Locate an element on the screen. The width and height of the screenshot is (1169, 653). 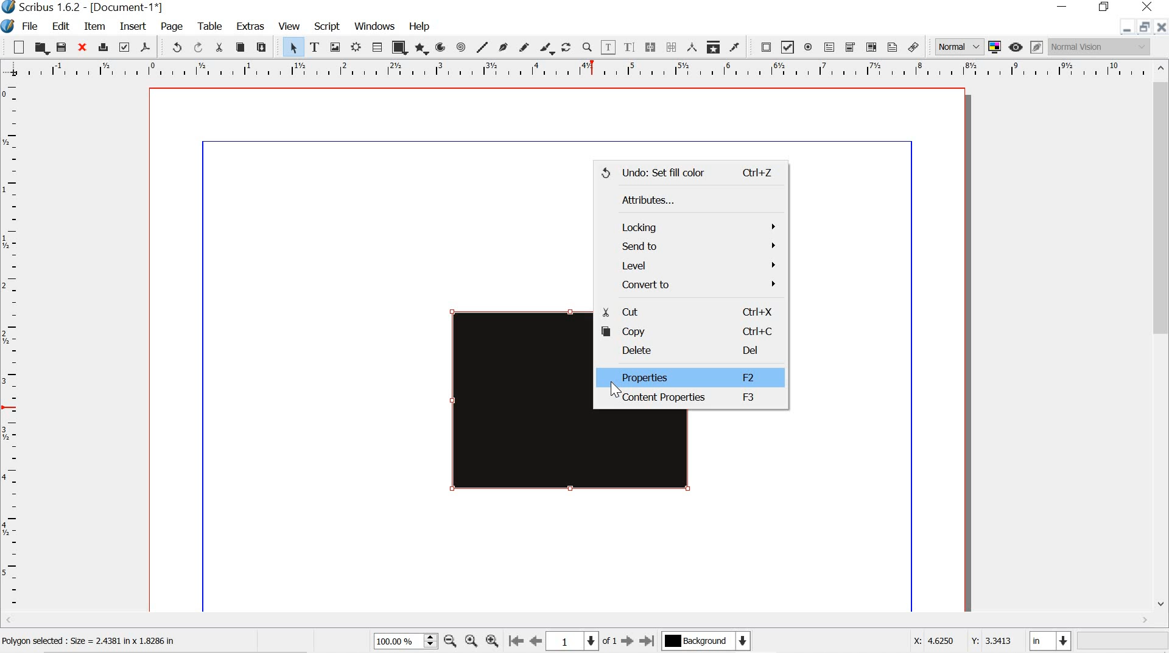
freehand line is located at coordinates (524, 47).